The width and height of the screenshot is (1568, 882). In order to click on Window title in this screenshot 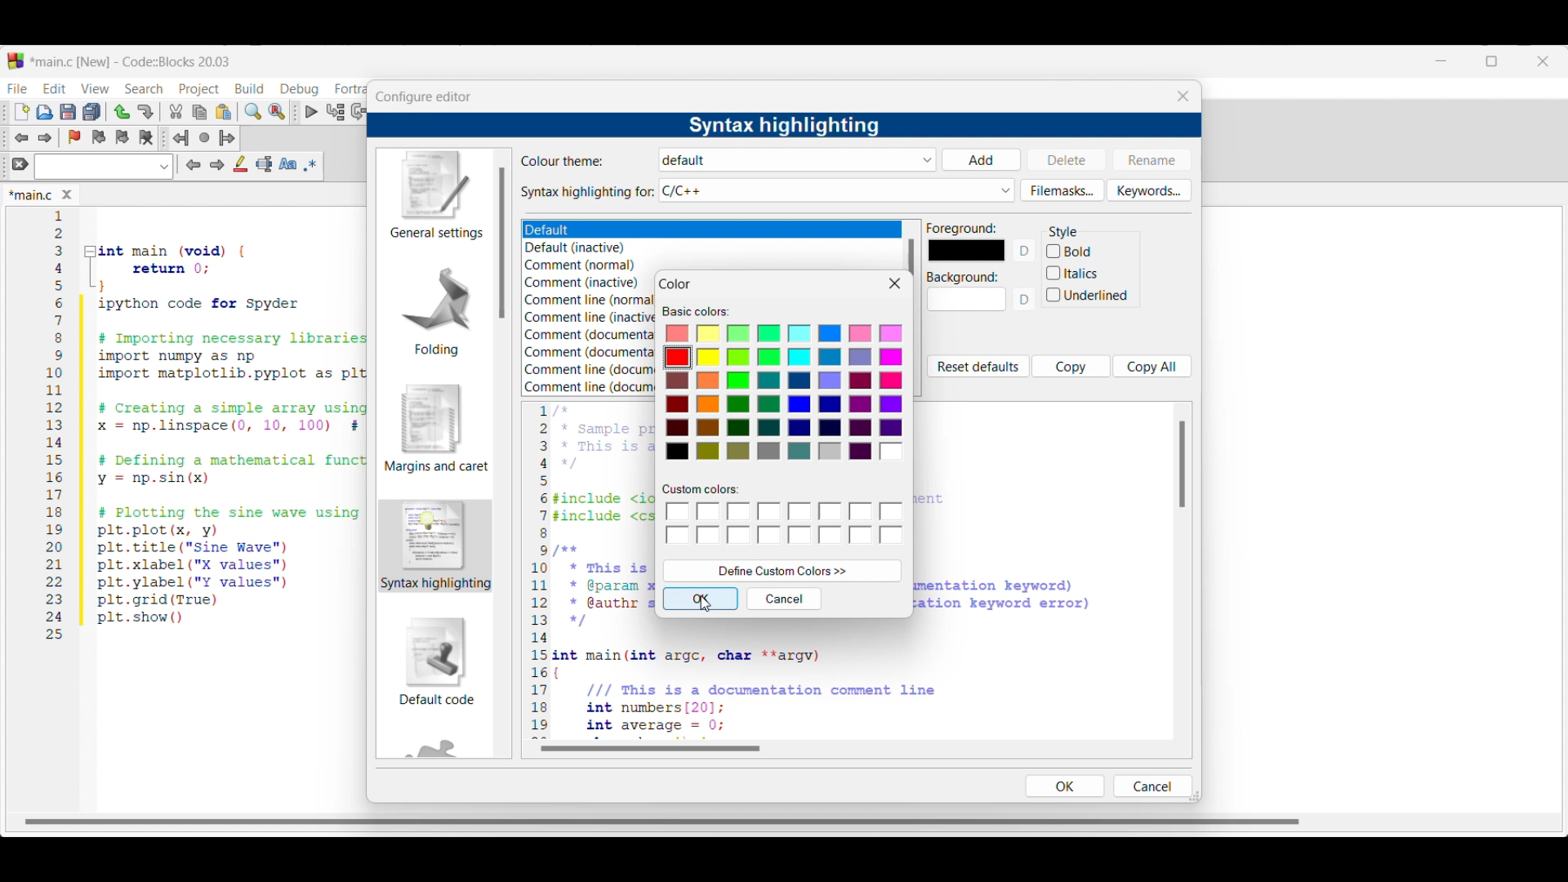, I will do `click(423, 97)`.